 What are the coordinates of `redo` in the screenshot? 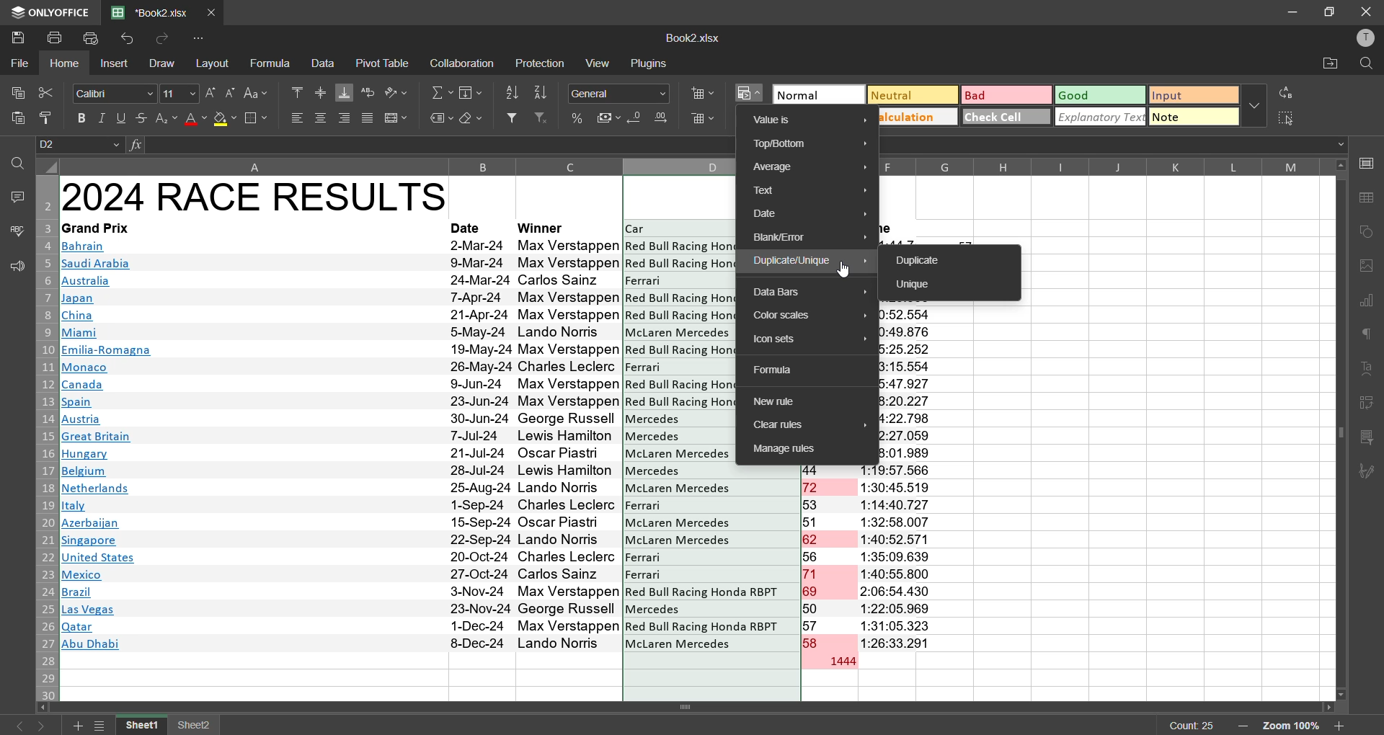 It's located at (159, 39).